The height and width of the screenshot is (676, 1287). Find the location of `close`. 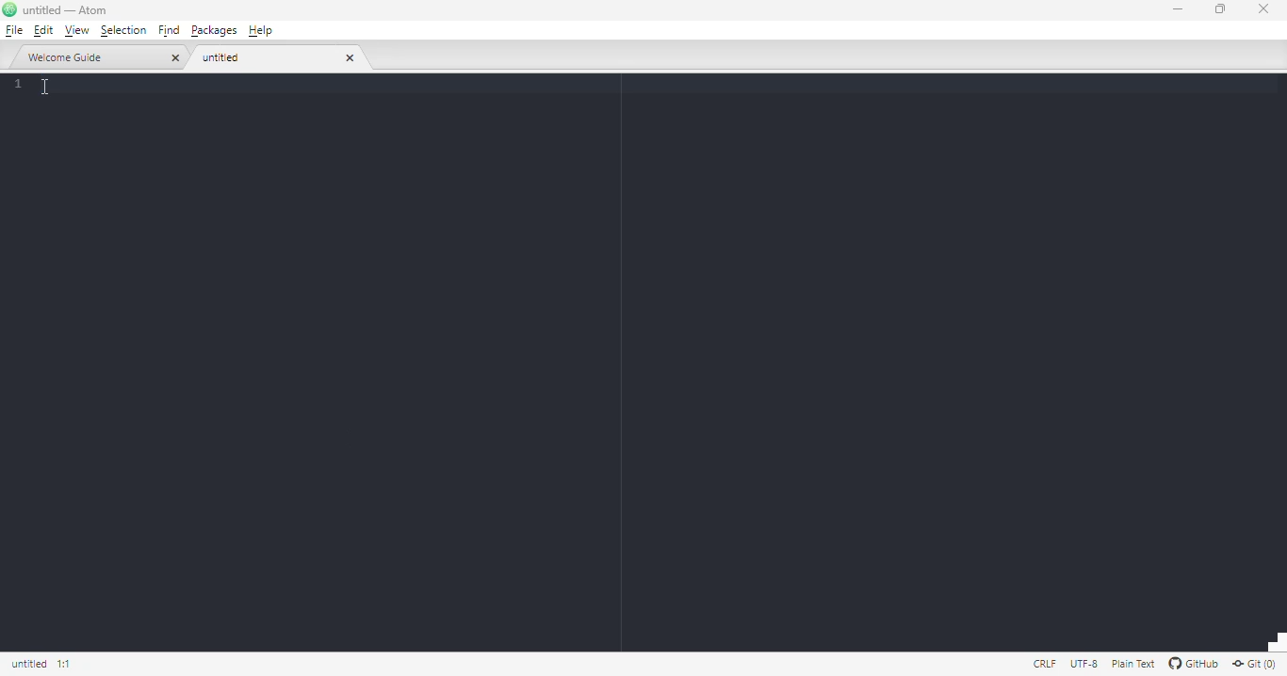

close is located at coordinates (1263, 8).